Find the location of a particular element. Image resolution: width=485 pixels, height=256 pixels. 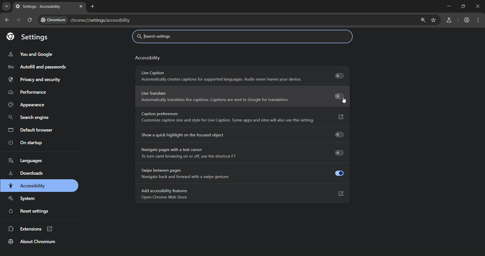

downloads is located at coordinates (27, 174).